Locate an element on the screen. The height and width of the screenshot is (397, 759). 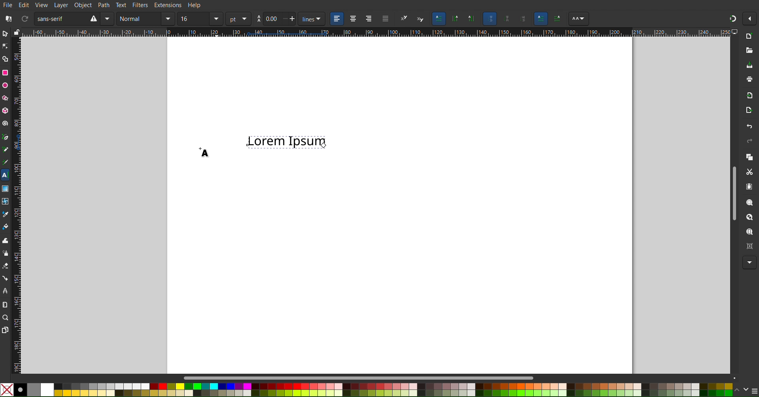
Ellipse is located at coordinates (6, 86).